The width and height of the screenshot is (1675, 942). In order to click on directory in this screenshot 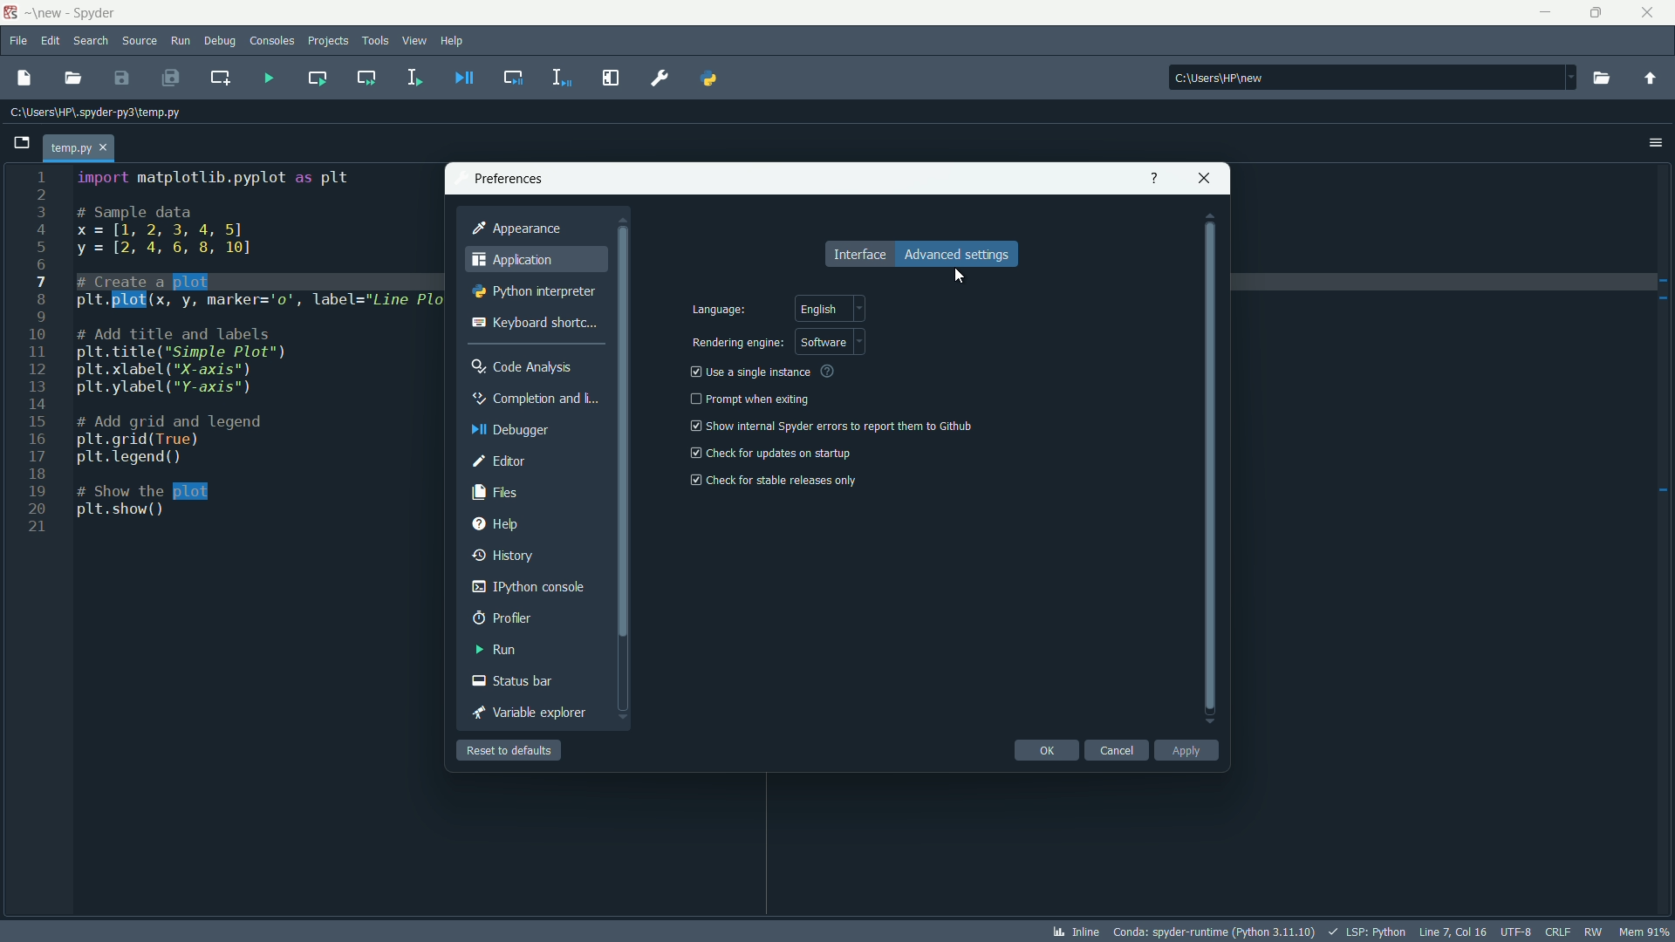, I will do `click(1372, 77)`.